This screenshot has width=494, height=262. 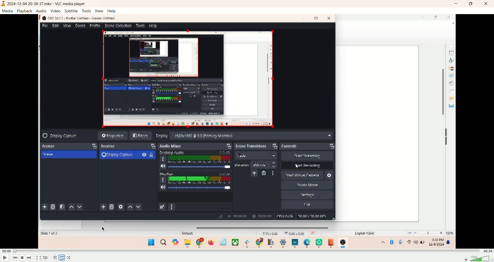 I want to click on close, so click(x=488, y=4).